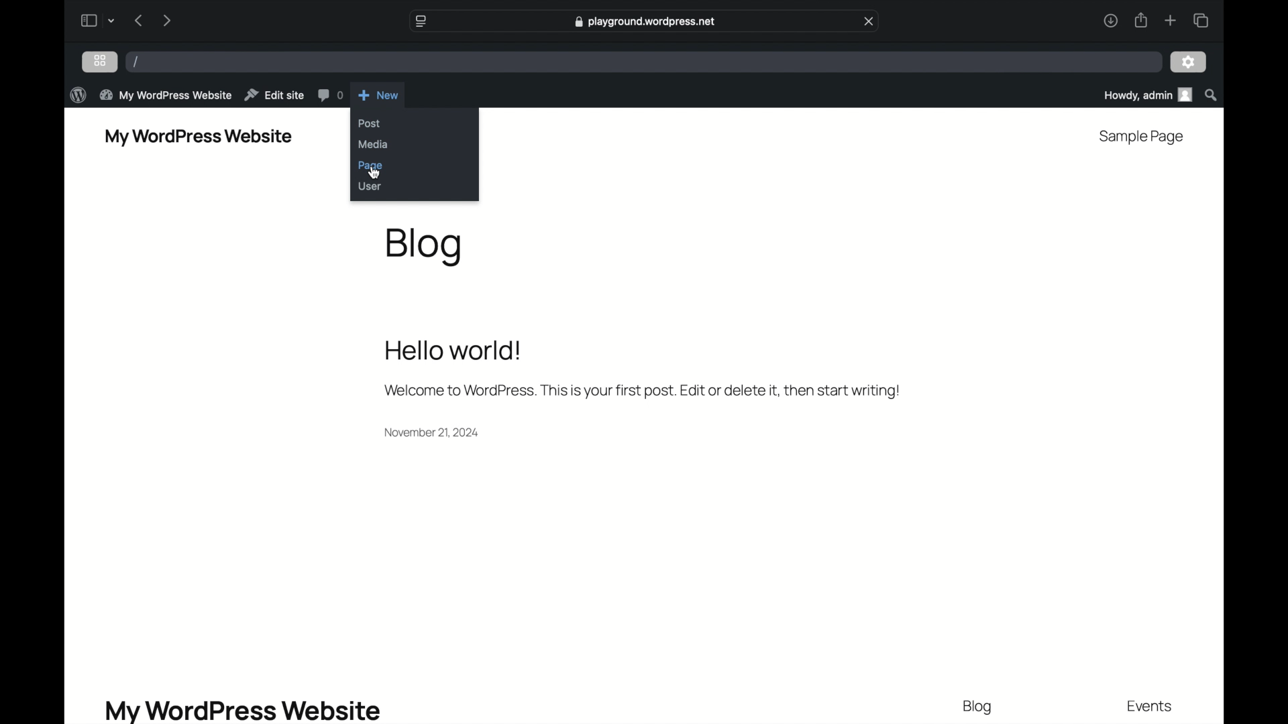 This screenshot has height=724, width=1288. I want to click on grid view, so click(100, 60).